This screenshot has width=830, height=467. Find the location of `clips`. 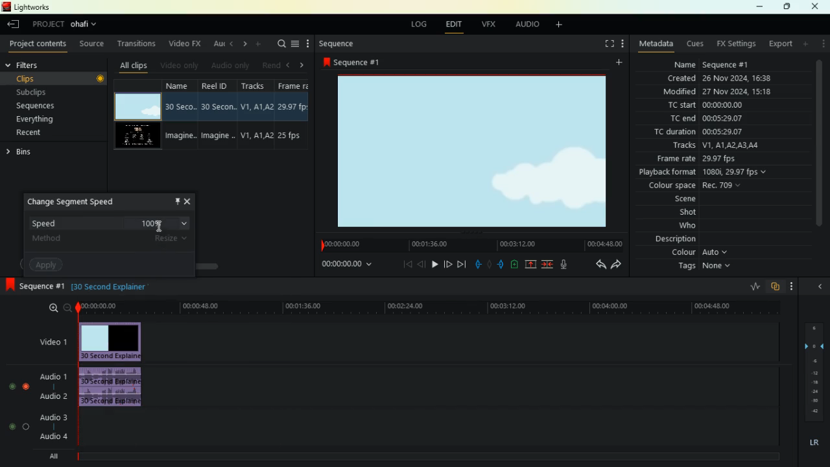

clips is located at coordinates (41, 78).